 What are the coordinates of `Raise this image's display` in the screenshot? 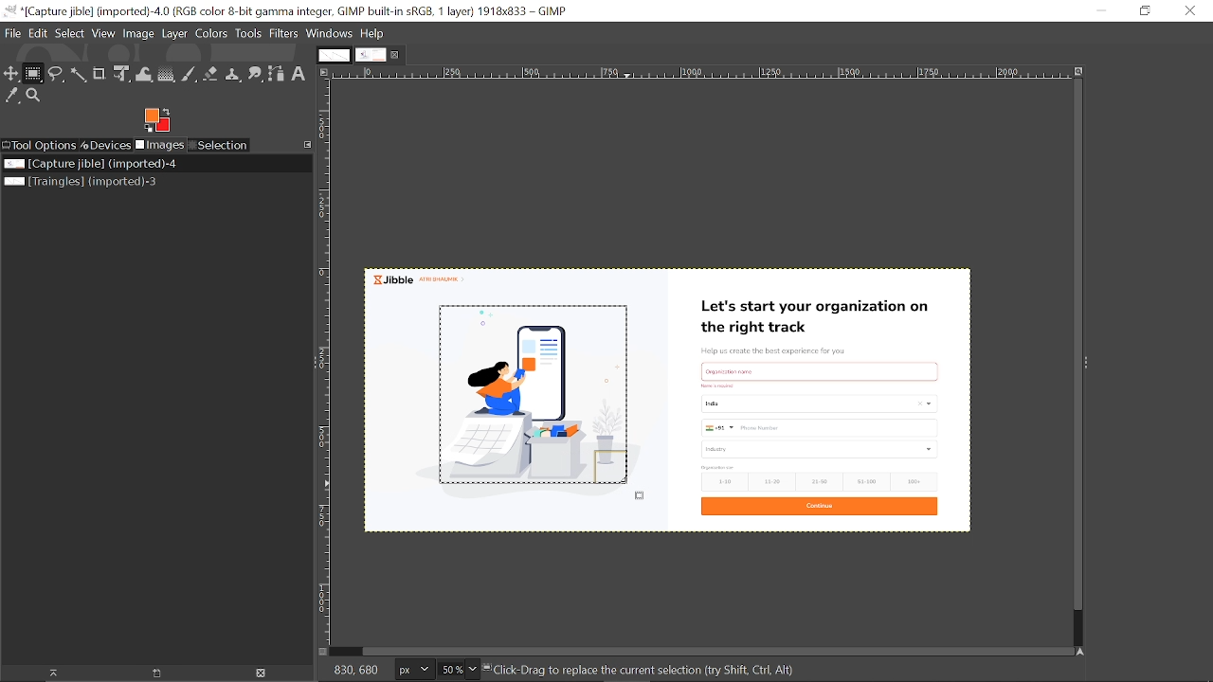 It's located at (55, 673).